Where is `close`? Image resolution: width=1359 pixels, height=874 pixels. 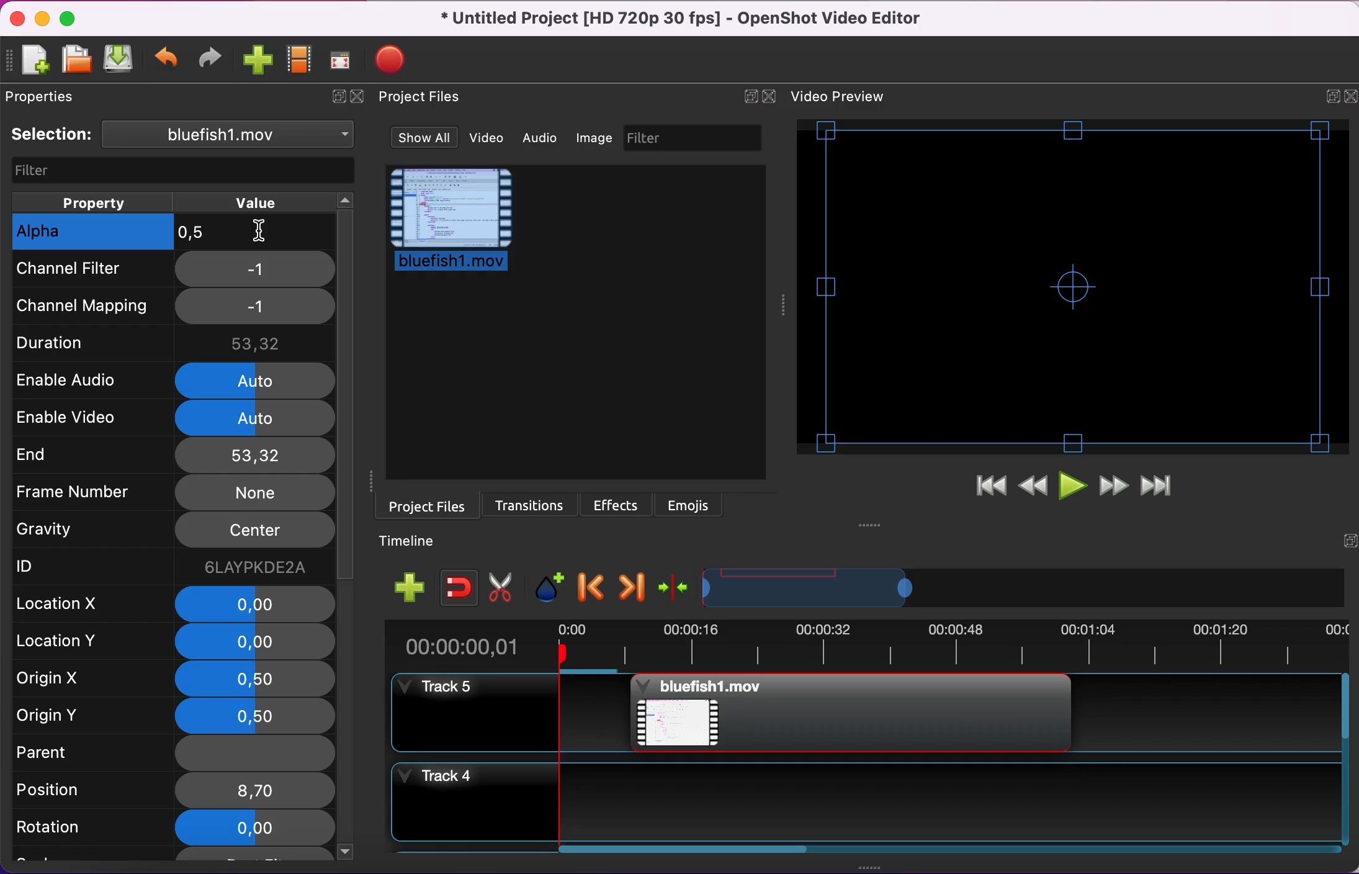
close is located at coordinates (776, 97).